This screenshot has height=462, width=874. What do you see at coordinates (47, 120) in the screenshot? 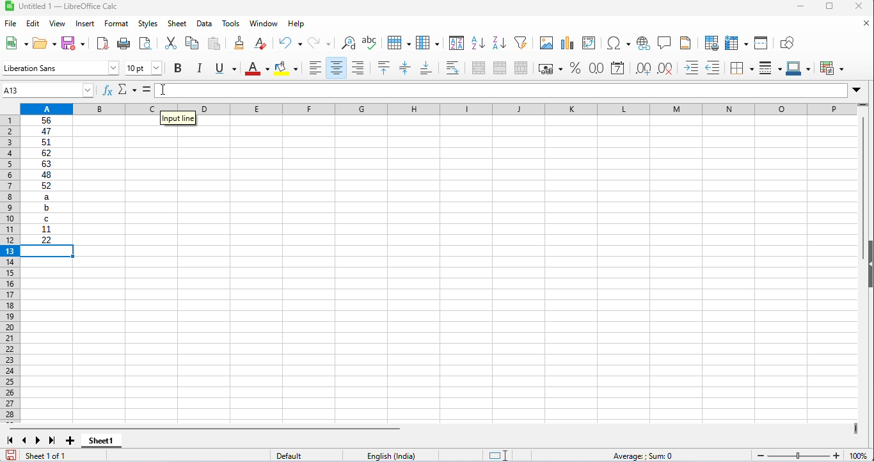
I see `56` at bounding box center [47, 120].